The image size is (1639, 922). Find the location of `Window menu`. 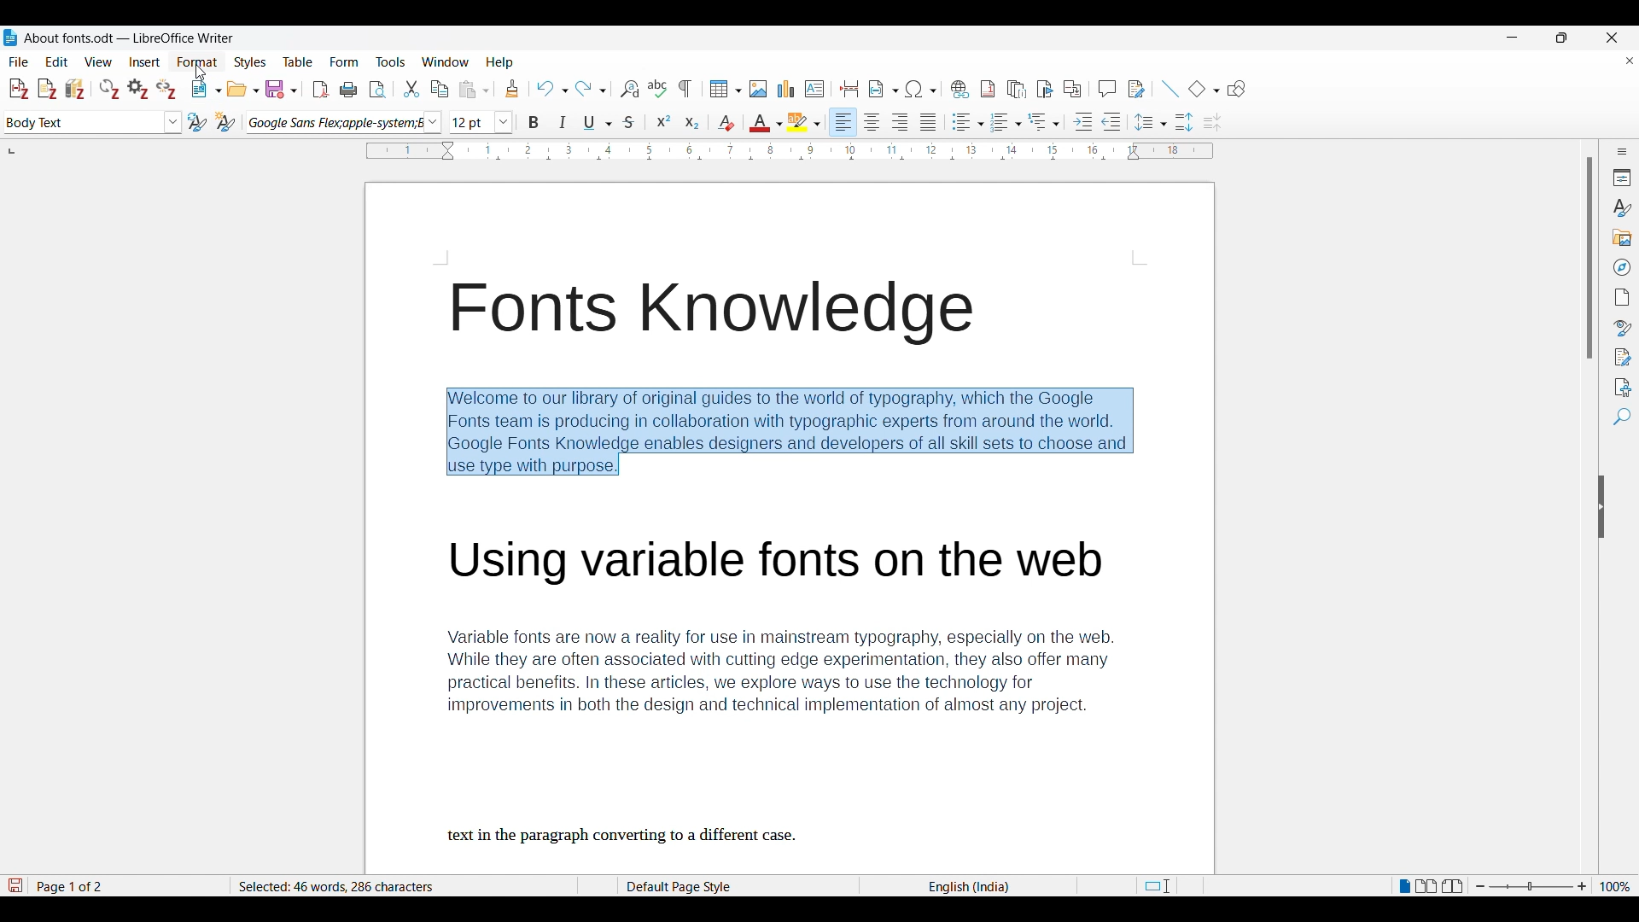

Window menu is located at coordinates (446, 62).